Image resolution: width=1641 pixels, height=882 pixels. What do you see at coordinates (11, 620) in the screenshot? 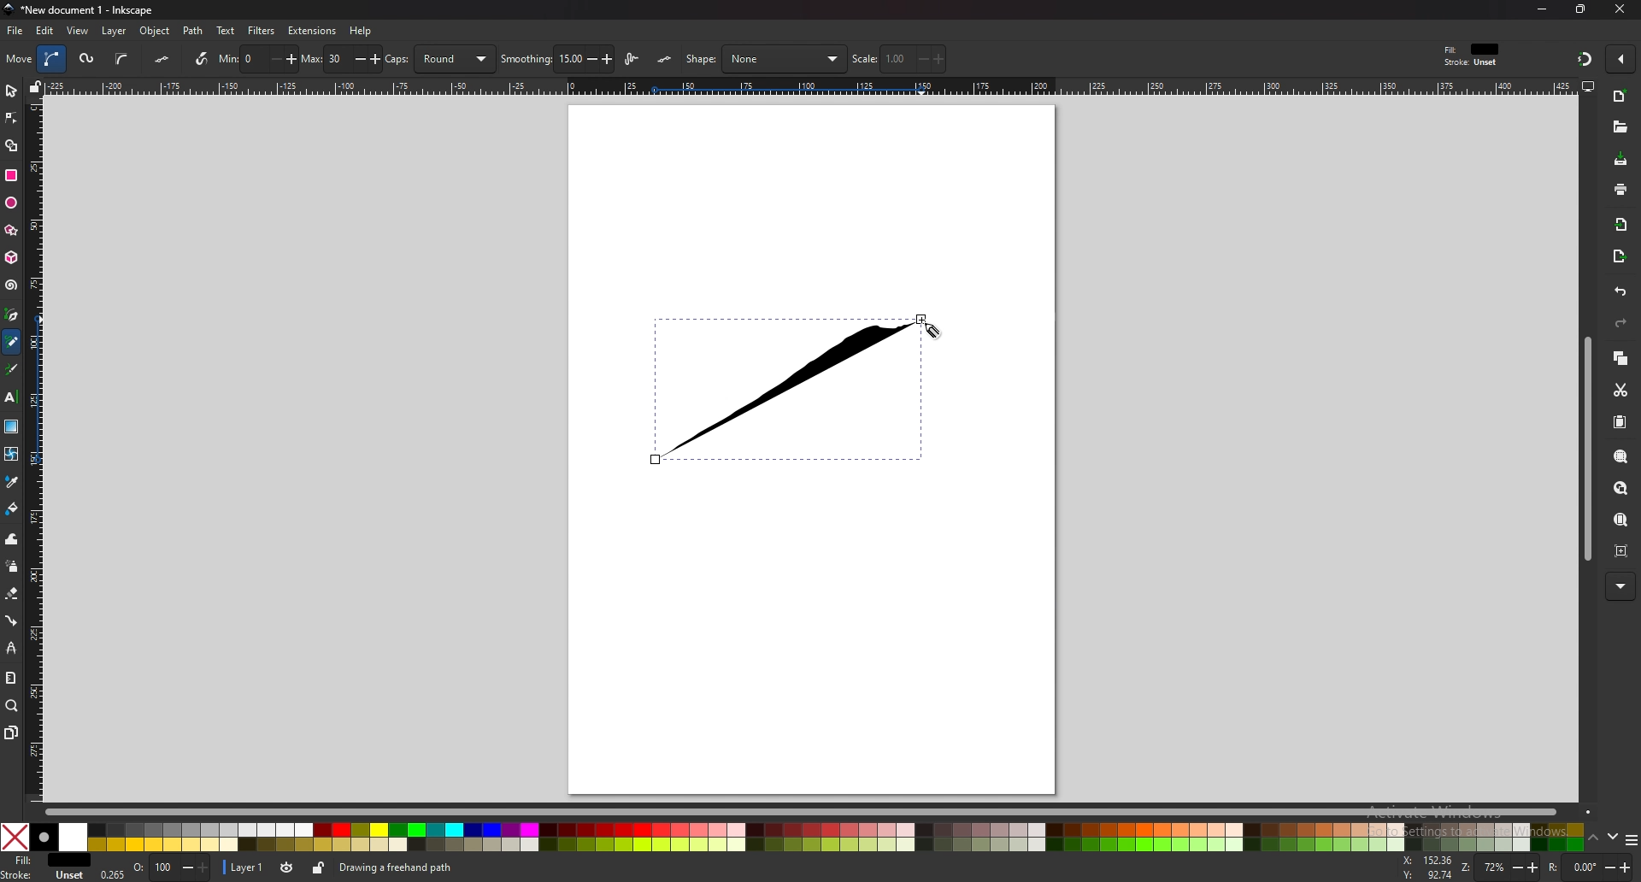
I see `connector` at bounding box center [11, 620].